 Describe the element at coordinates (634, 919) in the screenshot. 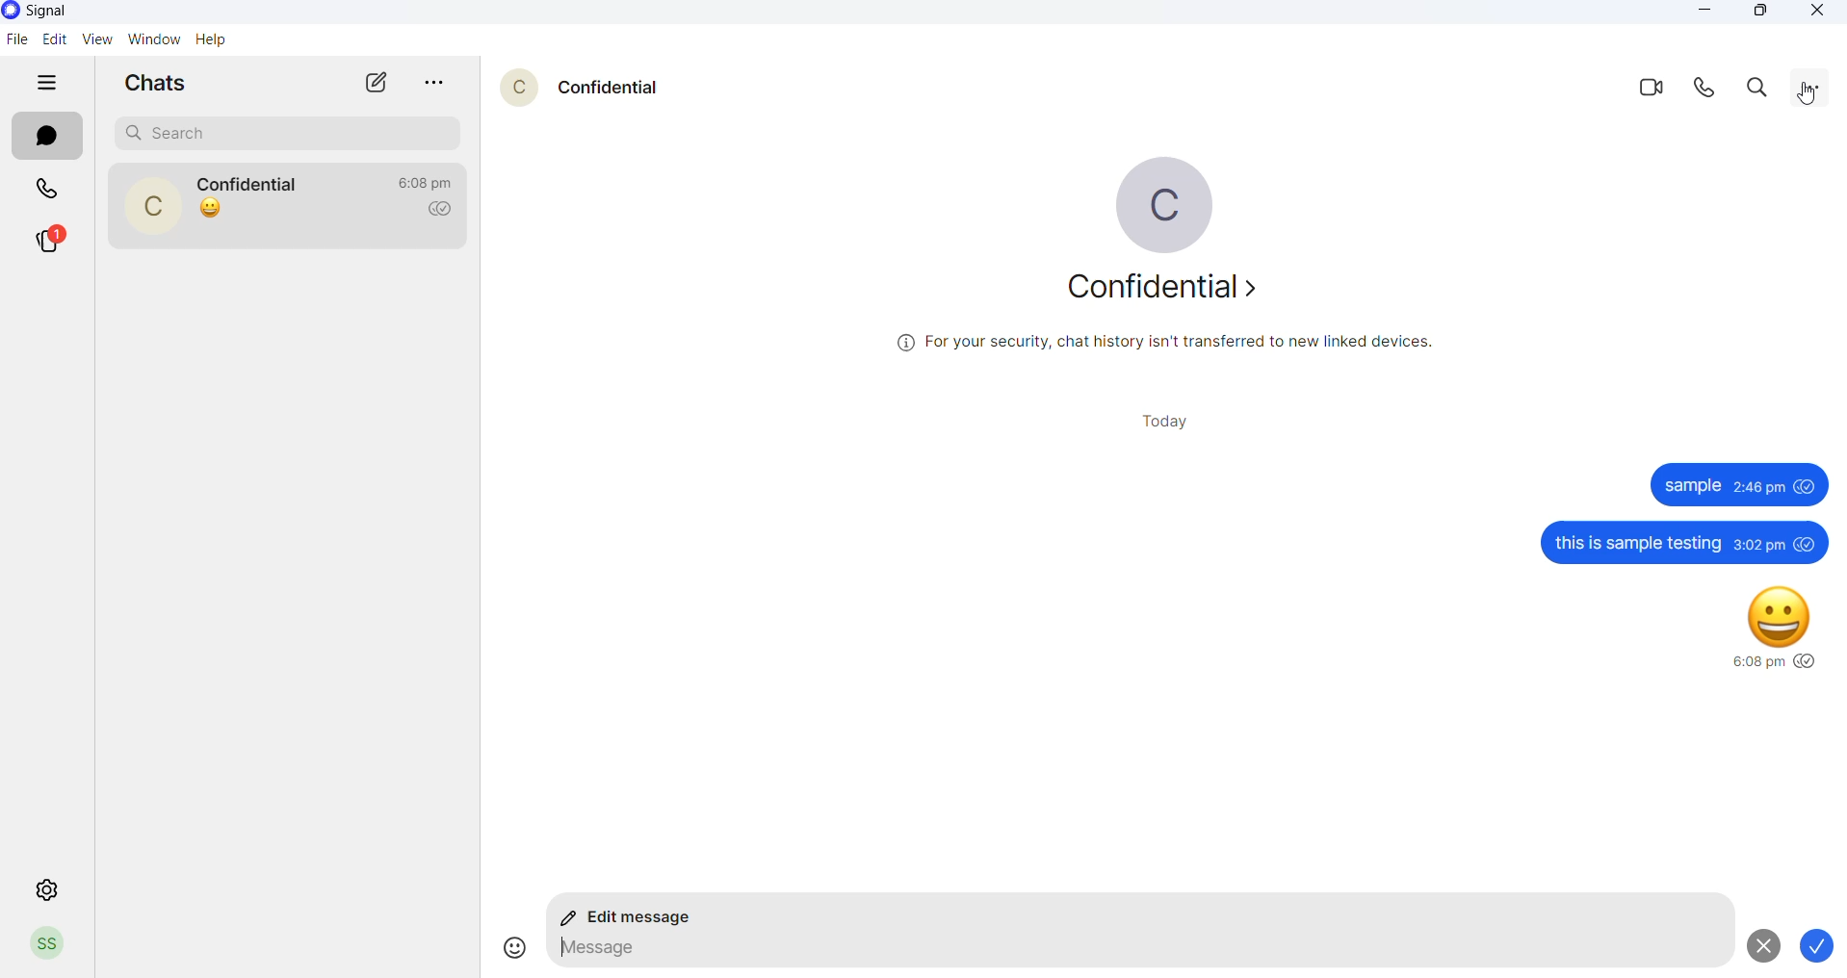

I see `edit message` at that location.